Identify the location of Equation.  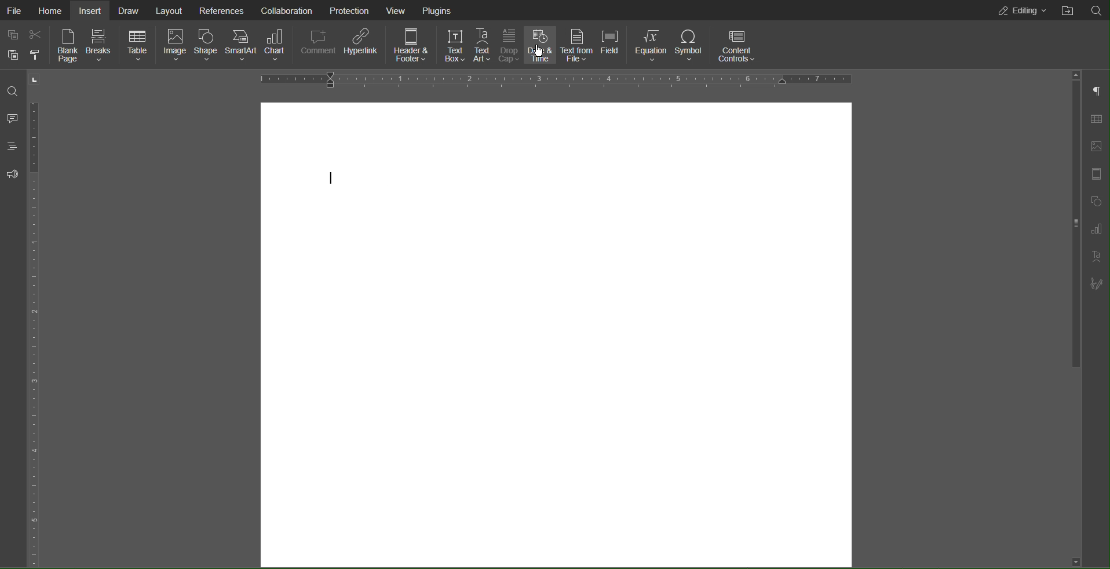
(652, 45).